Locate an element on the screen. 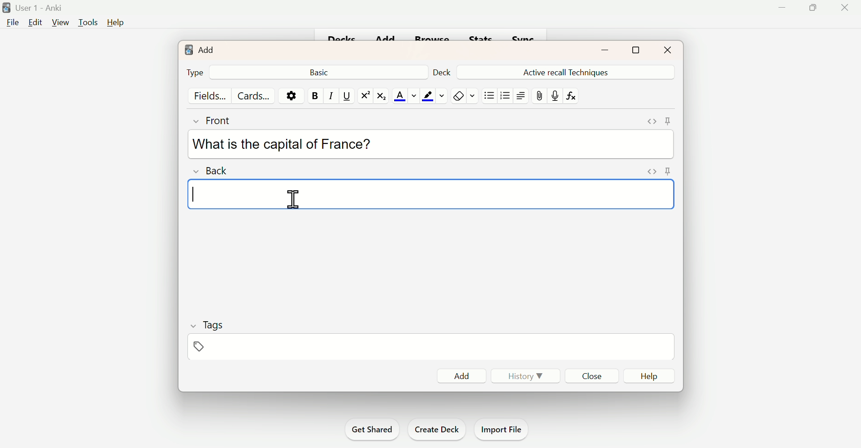 Image resolution: width=861 pixels, height=448 pixels. What is the capital of France? is located at coordinates (279, 143).